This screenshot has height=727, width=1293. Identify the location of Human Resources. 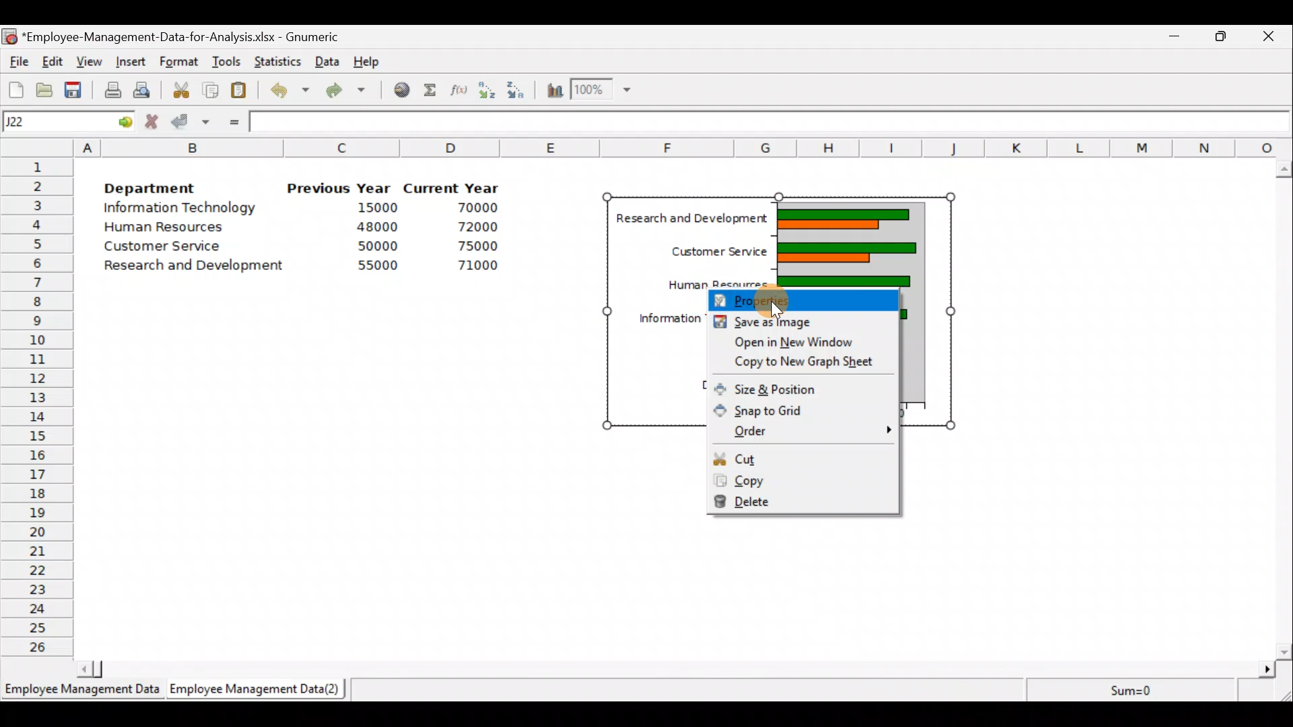
(174, 228).